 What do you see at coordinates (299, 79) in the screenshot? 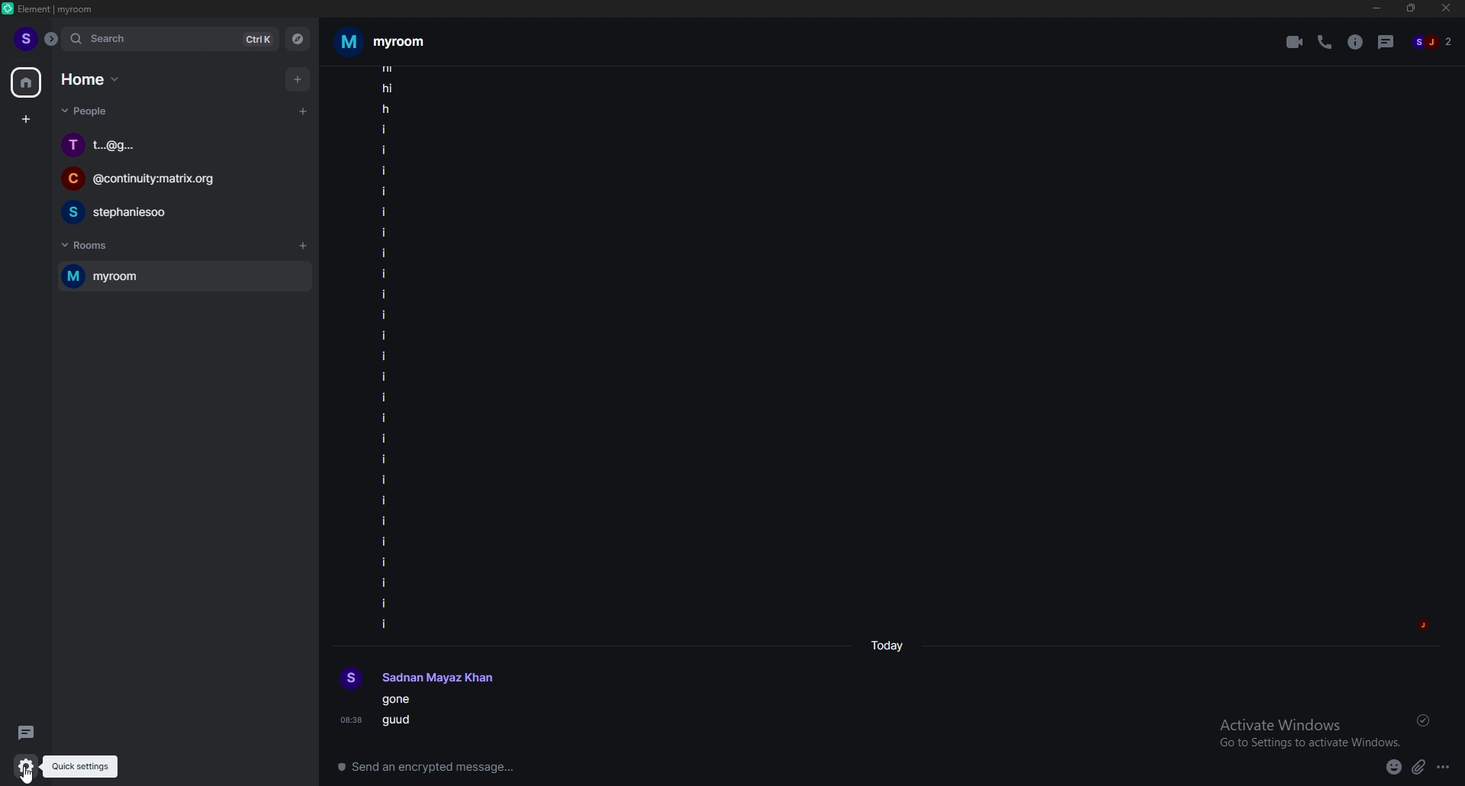
I see `add` at bounding box center [299, 79].